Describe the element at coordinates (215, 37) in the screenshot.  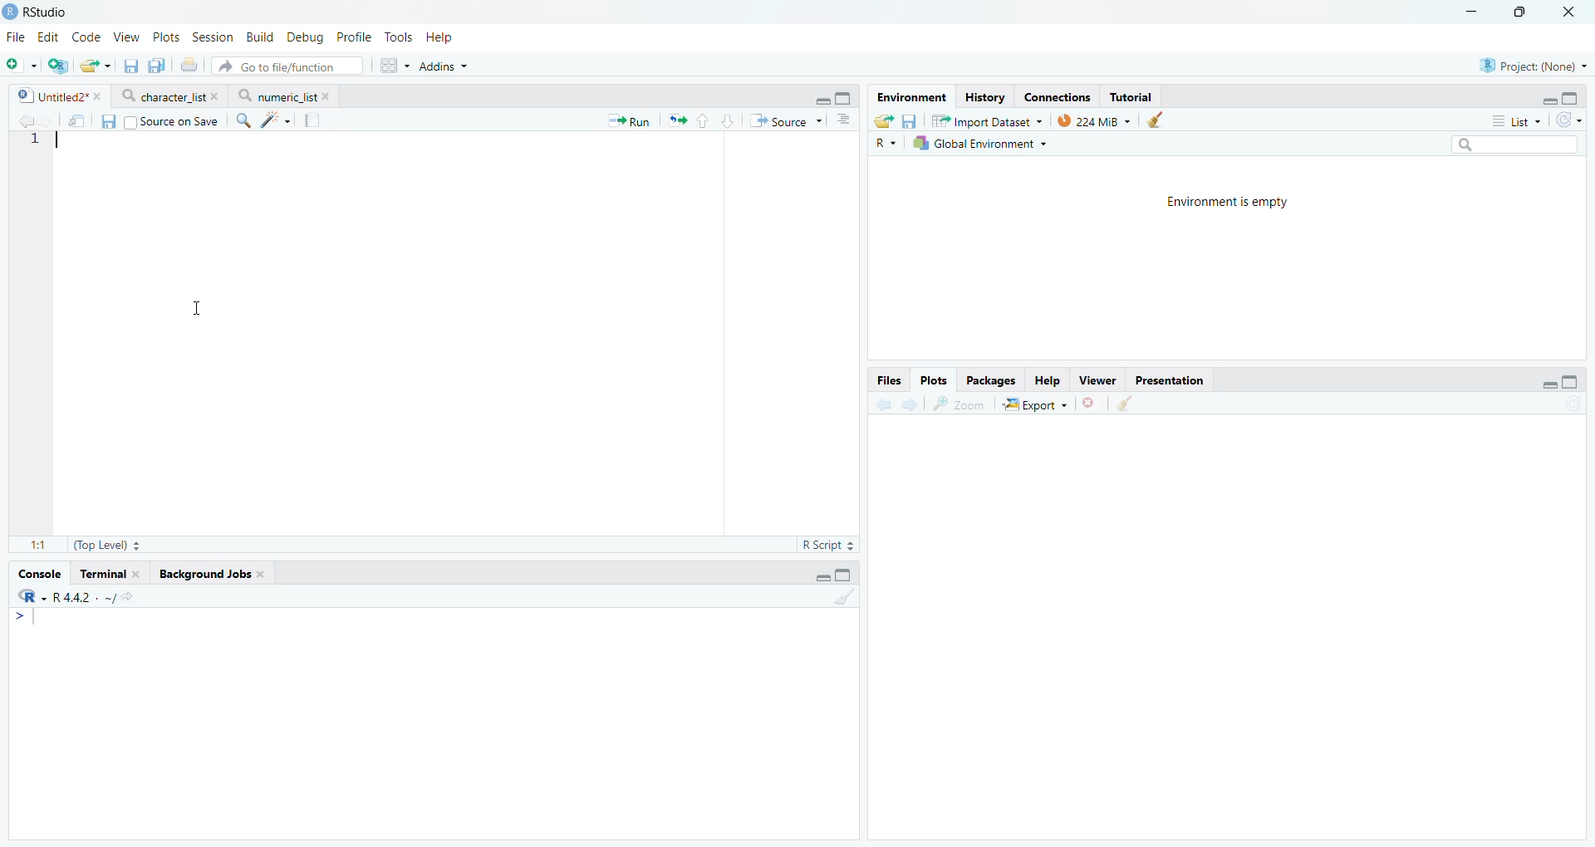
I see `Session` at that location.